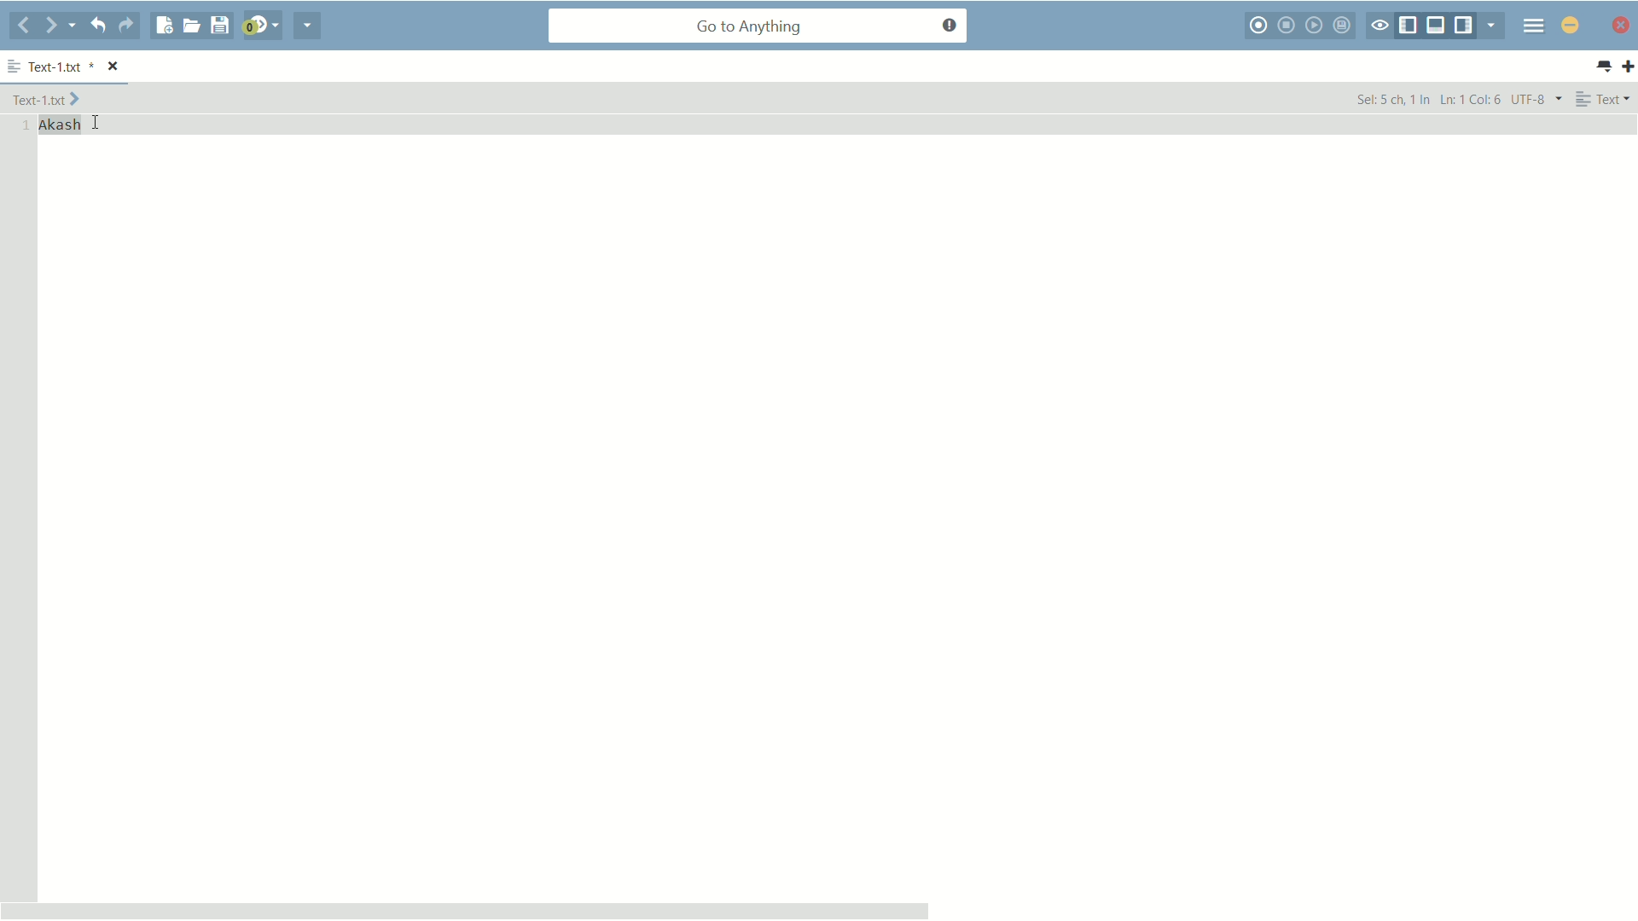 Image resolution: width=1638 pixels, height=921 pixels. What do you see at coordinates (61, 125) in the screenshot?
I see `Akash` at bounding box center [61, 125].